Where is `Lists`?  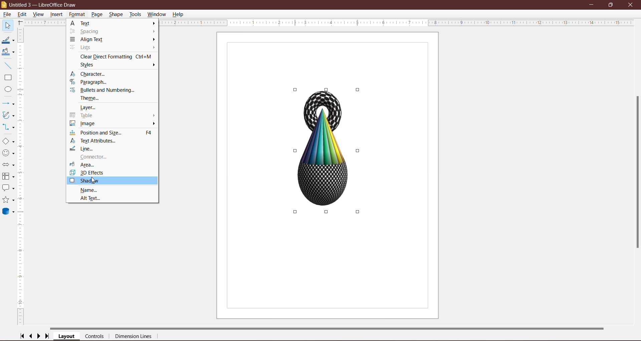
Lists is located at coordinates (85, 48).